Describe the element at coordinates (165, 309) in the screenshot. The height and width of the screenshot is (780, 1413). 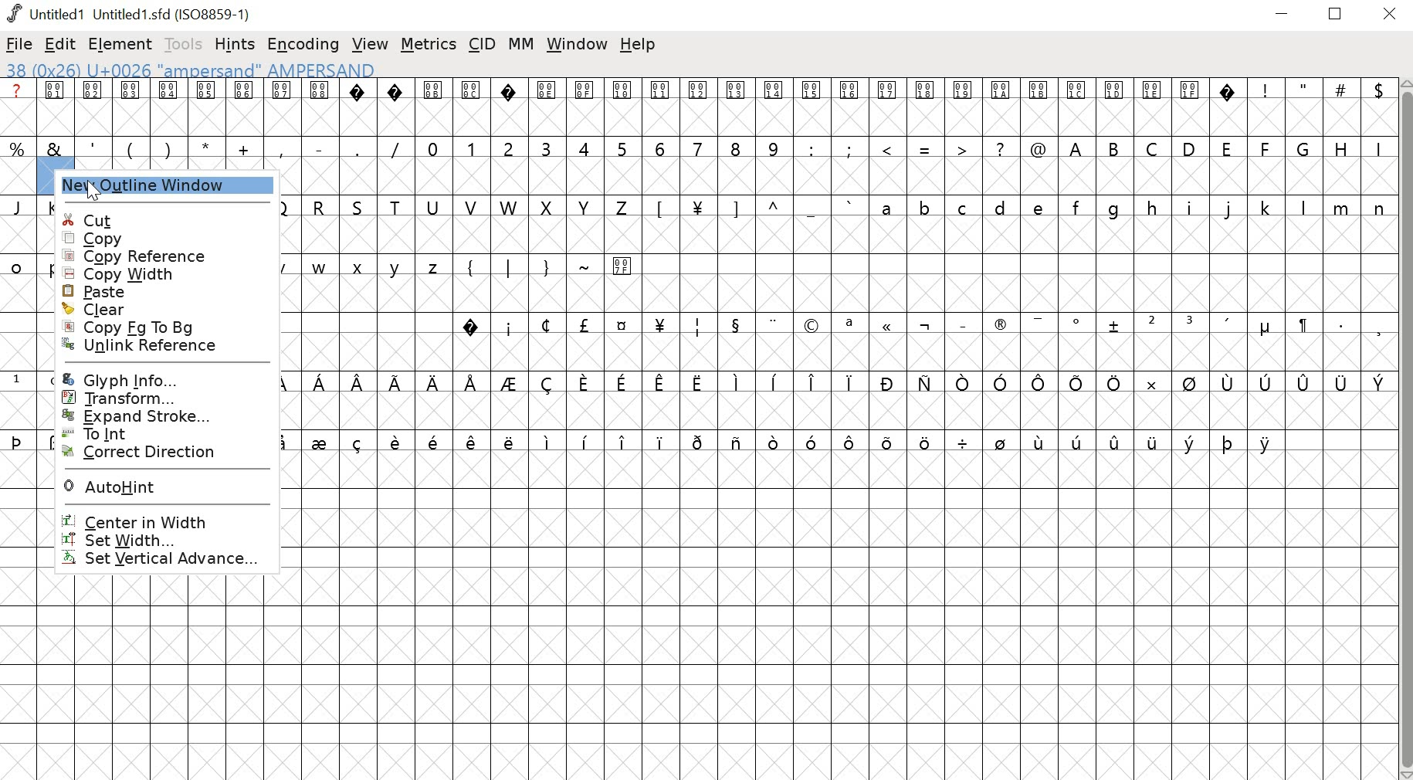
I see `clear` at that location.